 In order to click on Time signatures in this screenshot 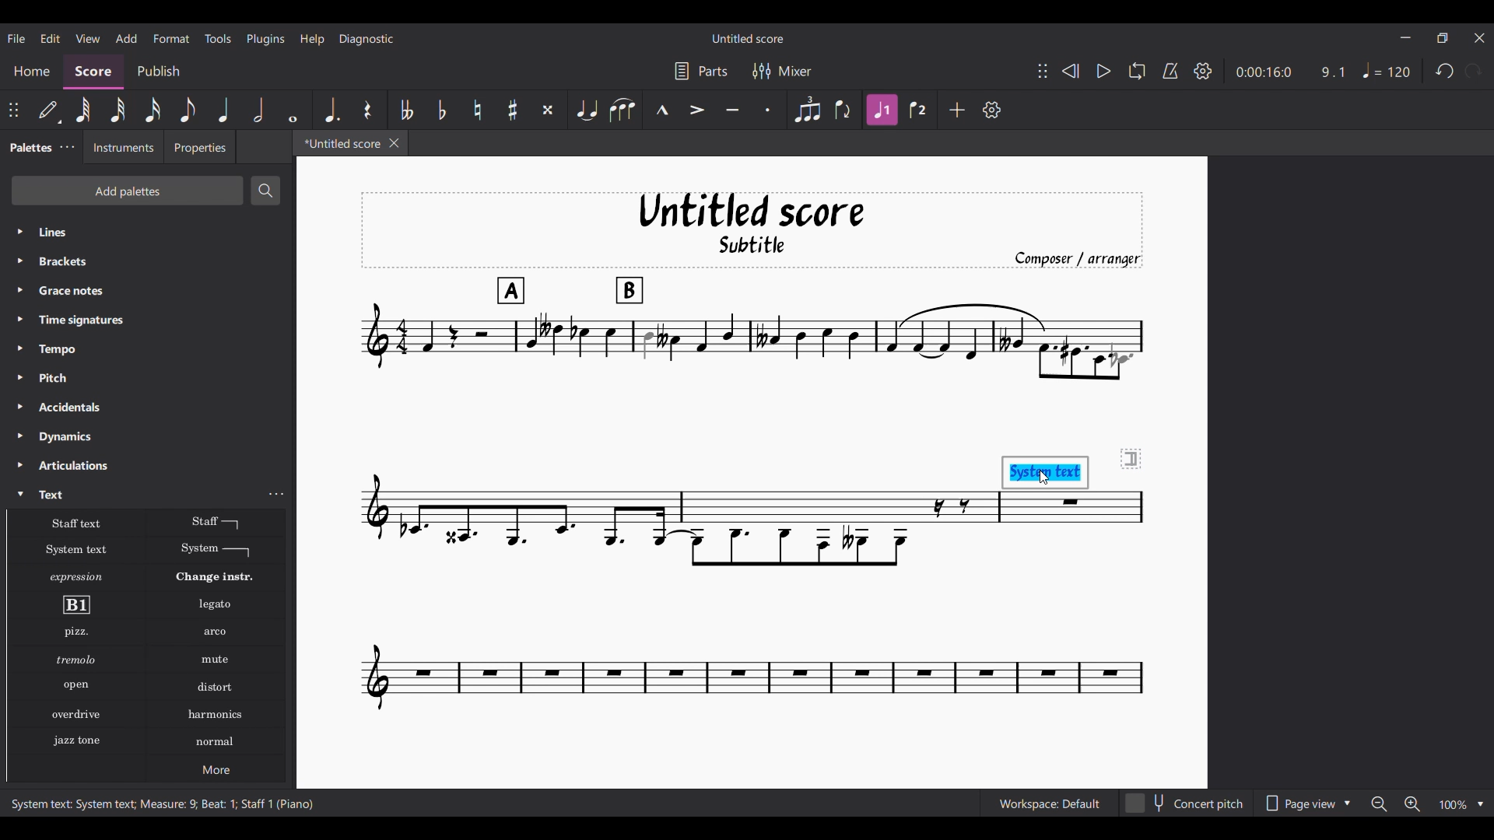, I will do `click(149, 320)`.